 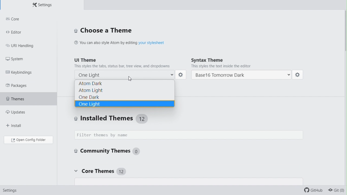 What do you see at coordinates (131, 79) in the screenshot?
I see `cursor` at bounding box center [131, 79].